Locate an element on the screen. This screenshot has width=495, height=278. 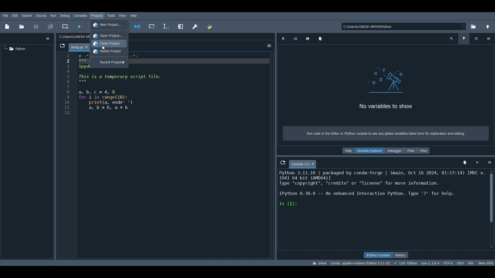
Search variable names and types (Ctrl + F) is located at coordinates (451, 39).